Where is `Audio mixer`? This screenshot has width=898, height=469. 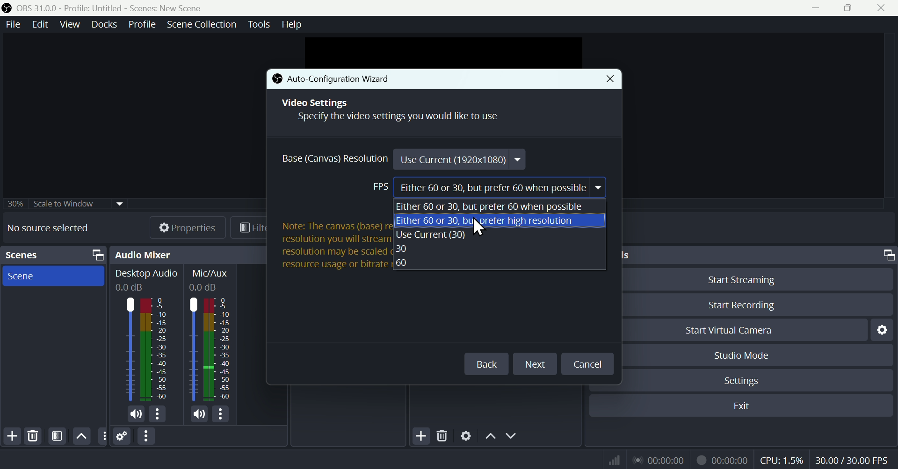 Audio mixer is located at coordinates (146, 336).